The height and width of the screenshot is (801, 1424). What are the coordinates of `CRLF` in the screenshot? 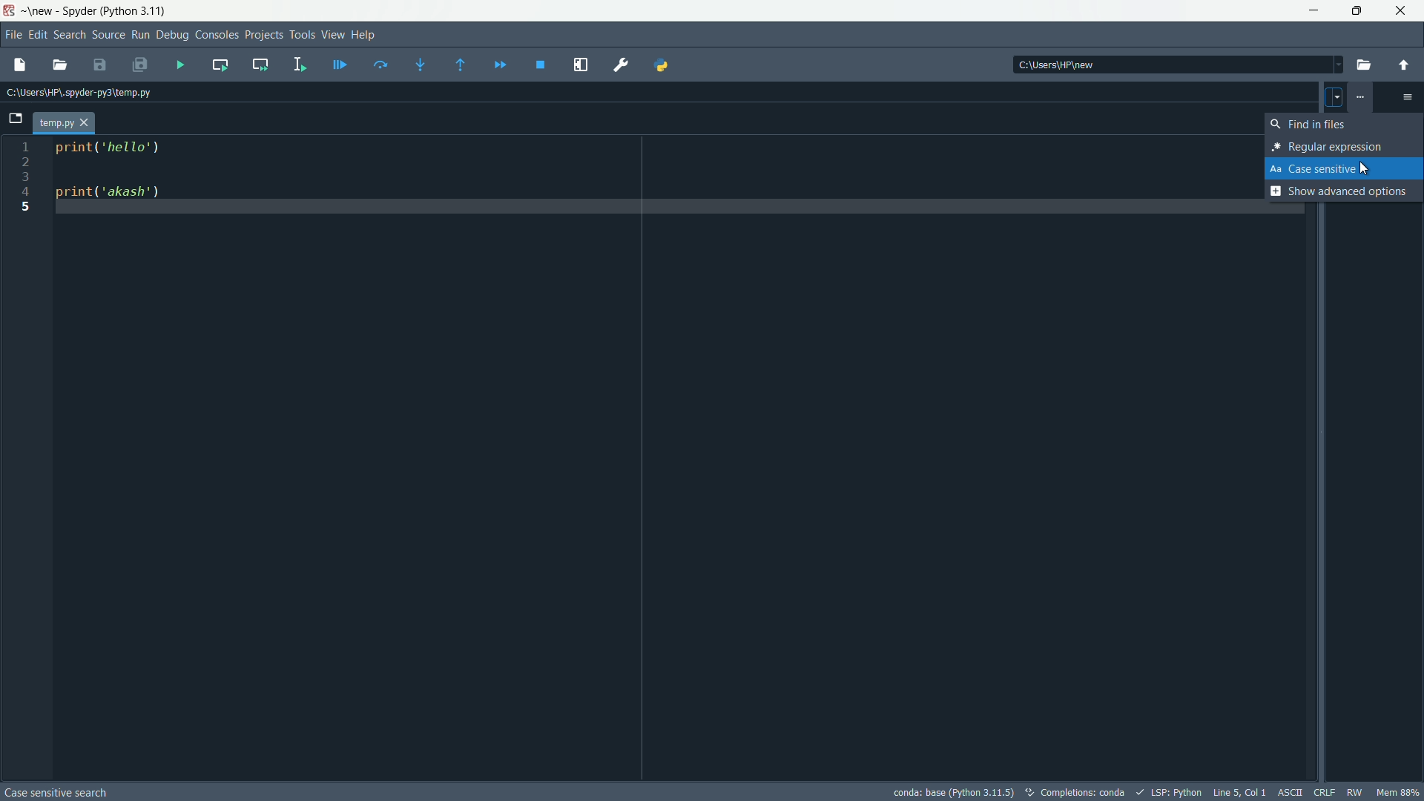 It's located at (1323, 791).